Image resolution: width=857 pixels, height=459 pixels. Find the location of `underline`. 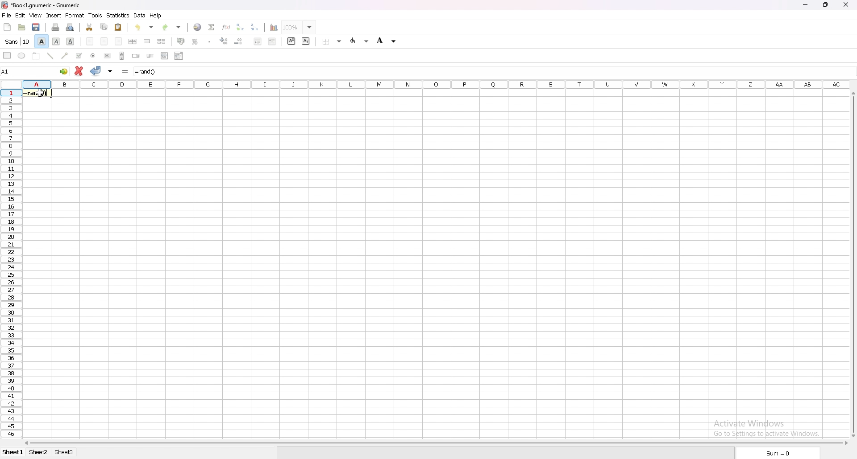

underline is located at coordinates (71, 41).